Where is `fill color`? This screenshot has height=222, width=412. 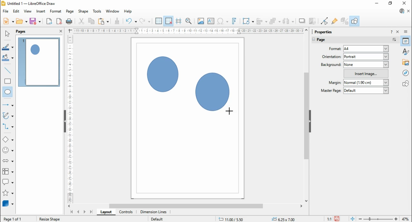 fill color is located at coordinates (8, 58).